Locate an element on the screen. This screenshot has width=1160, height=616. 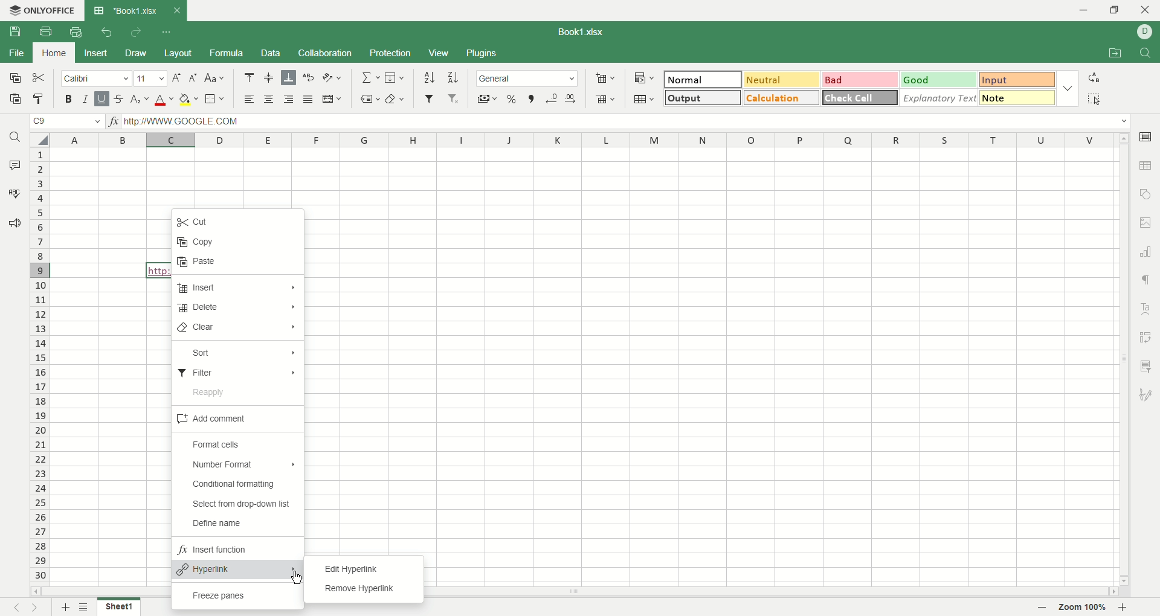
sort descending is located at coordinates (452, 77).